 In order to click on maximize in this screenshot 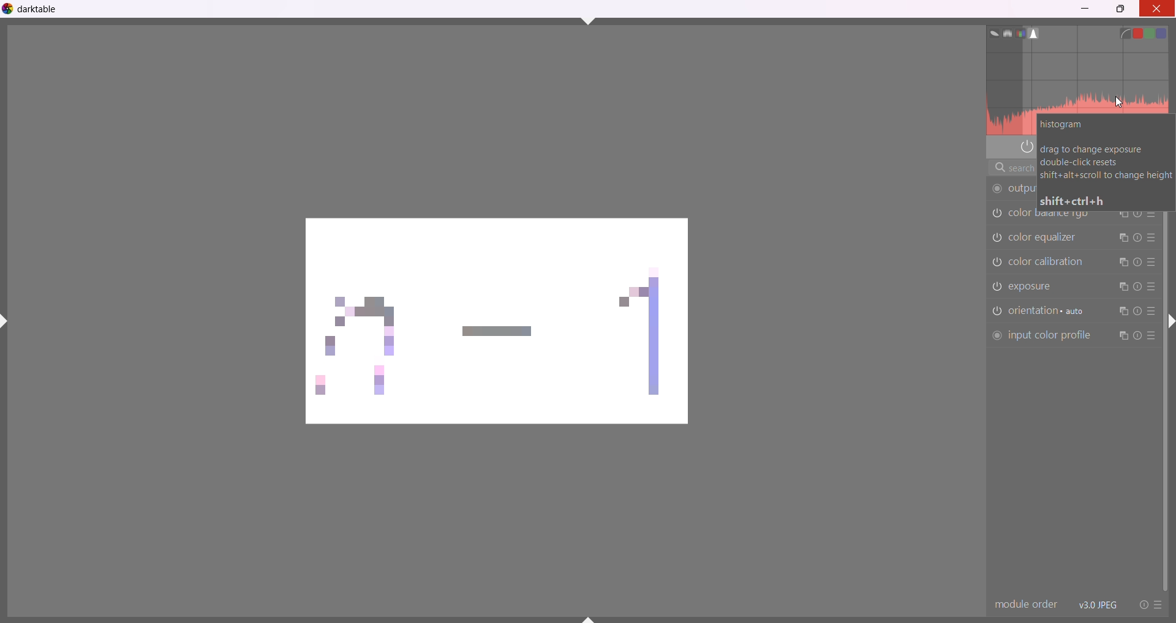, I will do `click(1121, 10)`.